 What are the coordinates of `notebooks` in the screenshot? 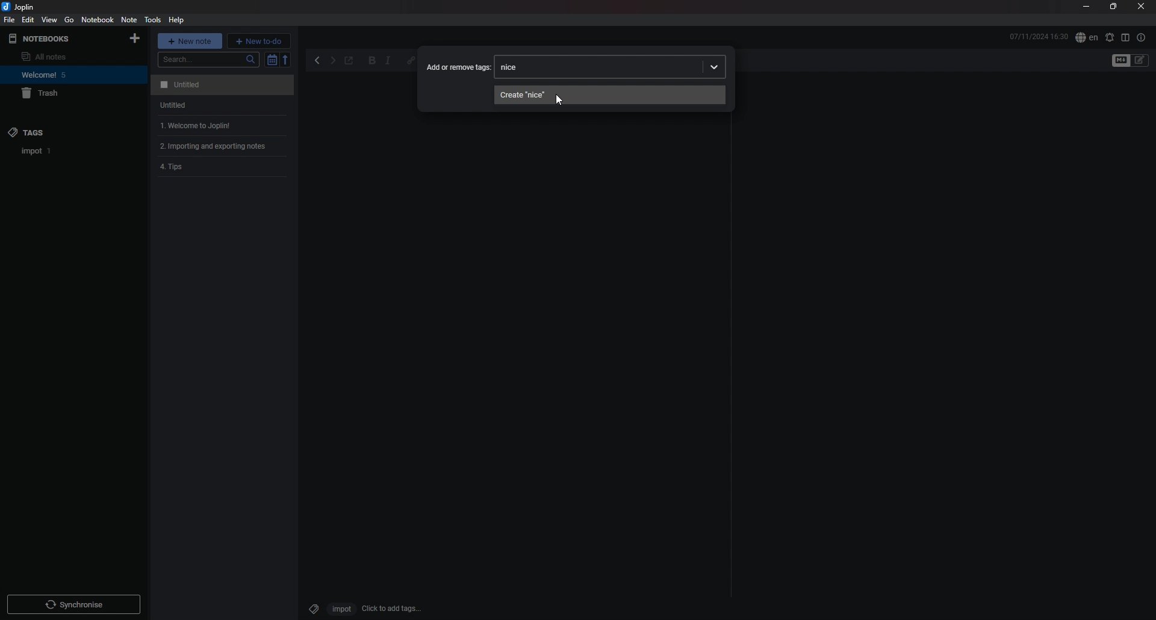 It's located at (57, 39).